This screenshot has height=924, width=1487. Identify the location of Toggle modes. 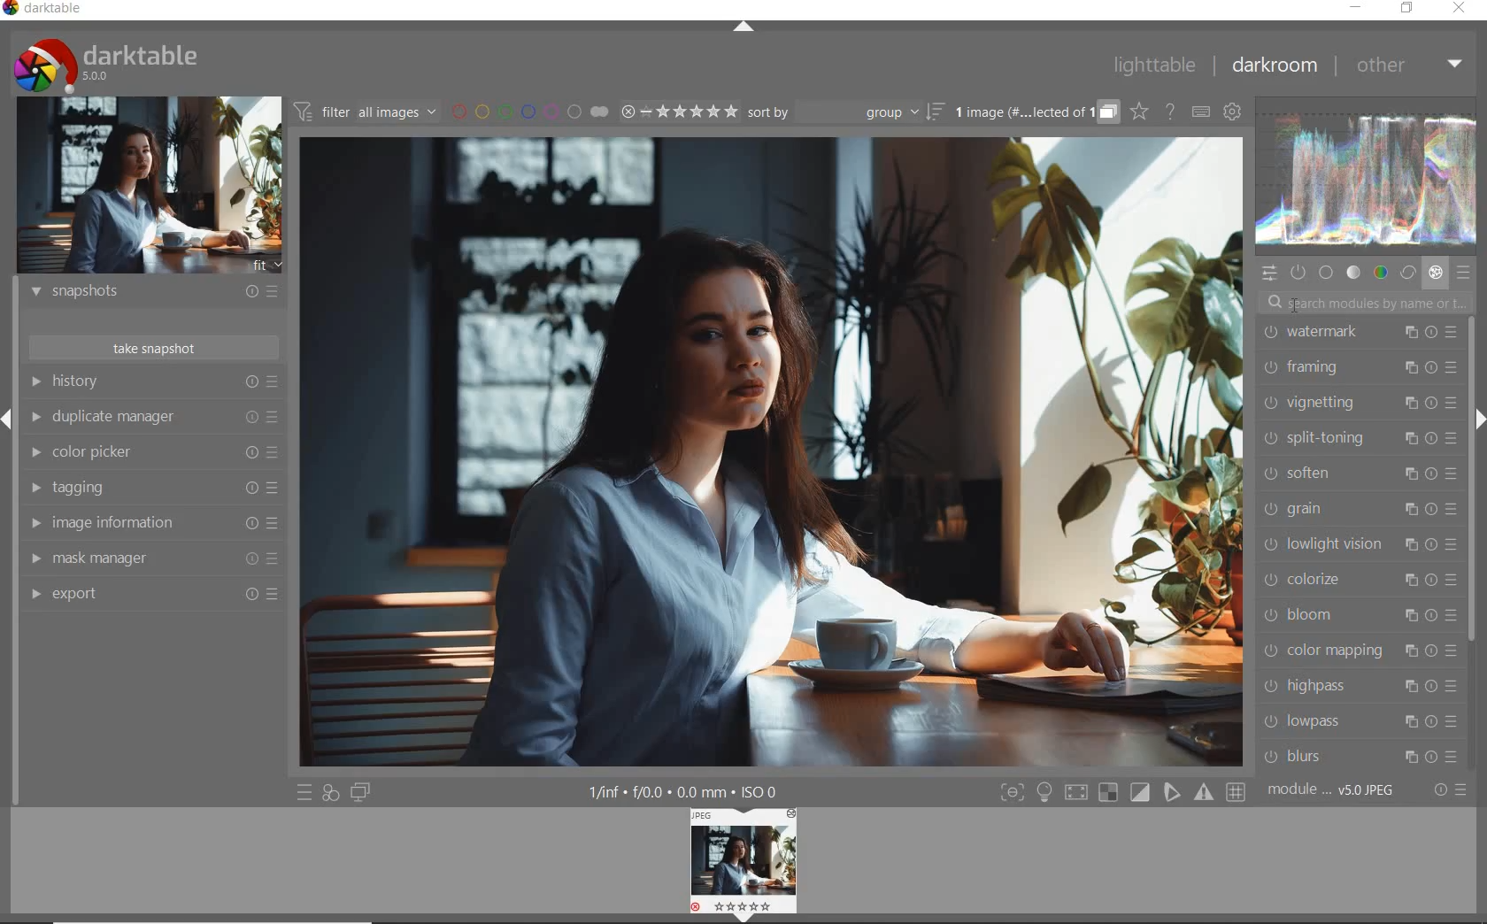
(1122, 792).